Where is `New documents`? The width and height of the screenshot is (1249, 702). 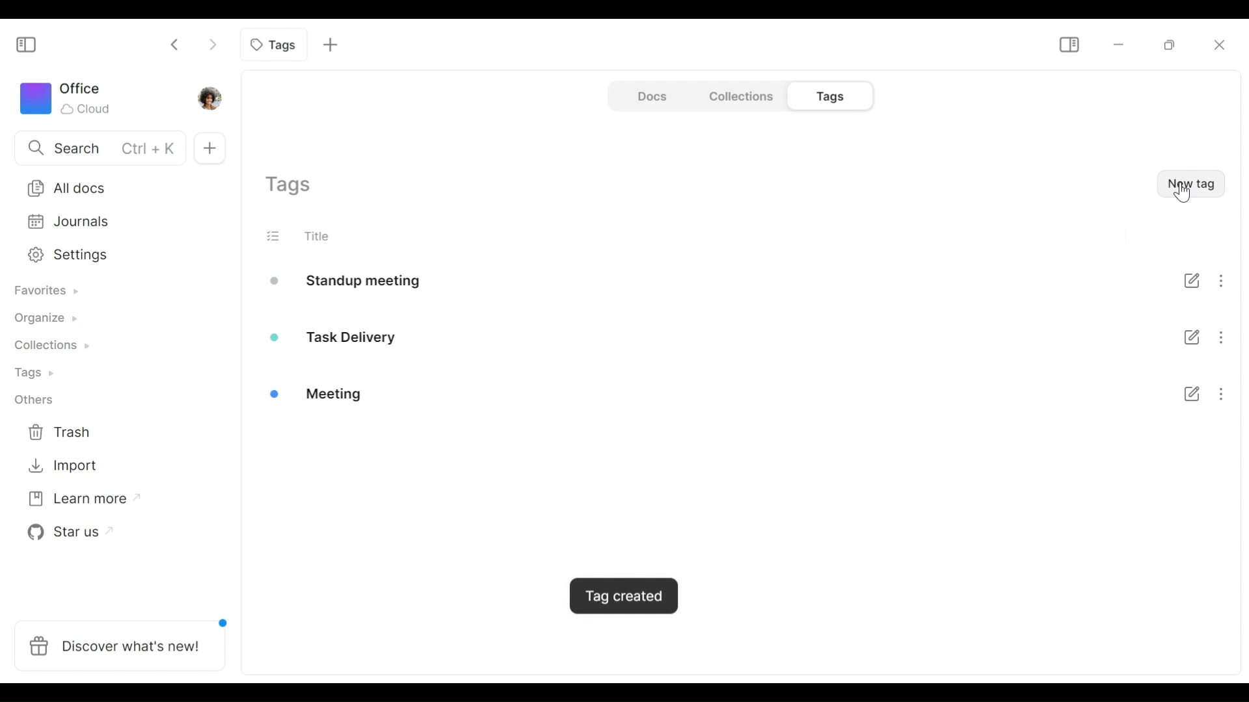 New documents is located at coordinates (209, 144).